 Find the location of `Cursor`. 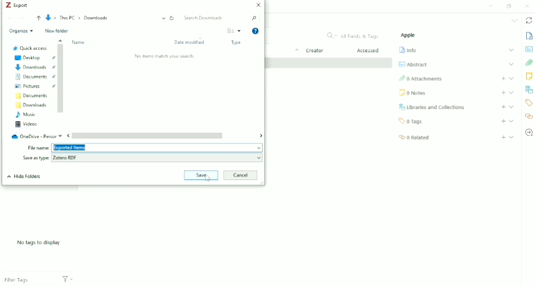

Cursor is located at coordinates (207, 178).